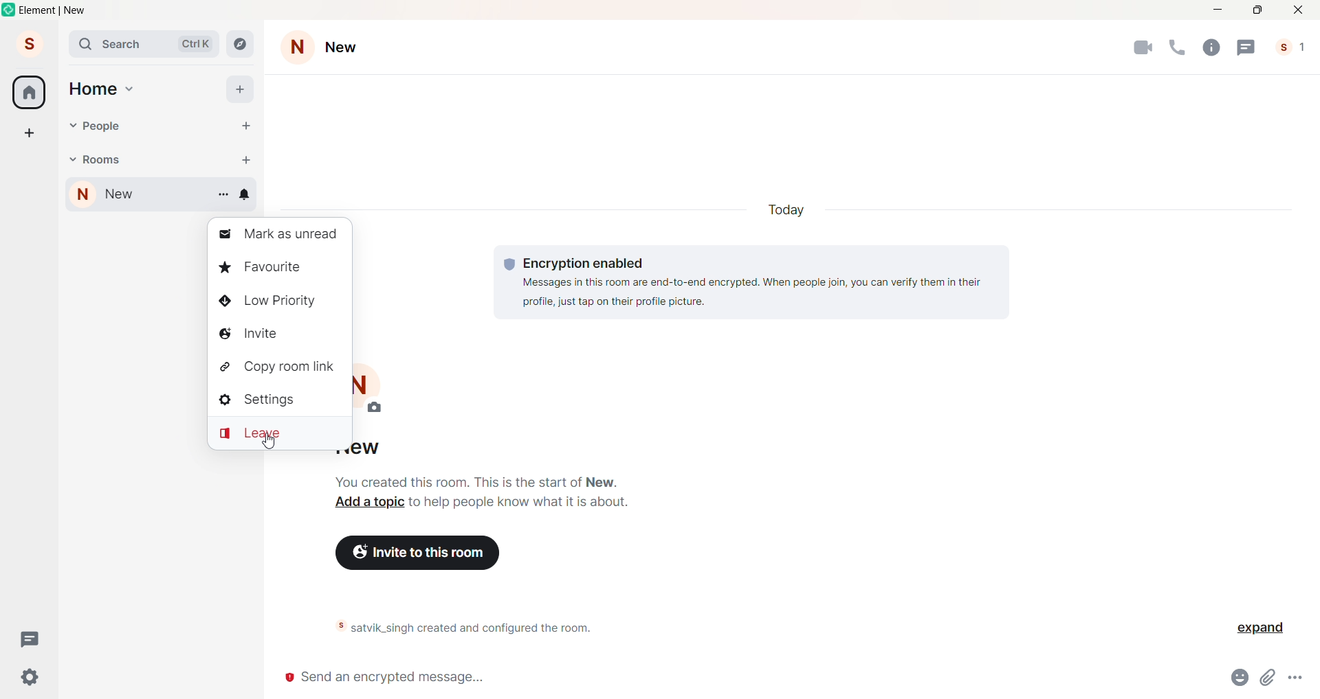  Describe the element at coordinates (71, 126) in the screenshot. I see `Drop Down` at that location.